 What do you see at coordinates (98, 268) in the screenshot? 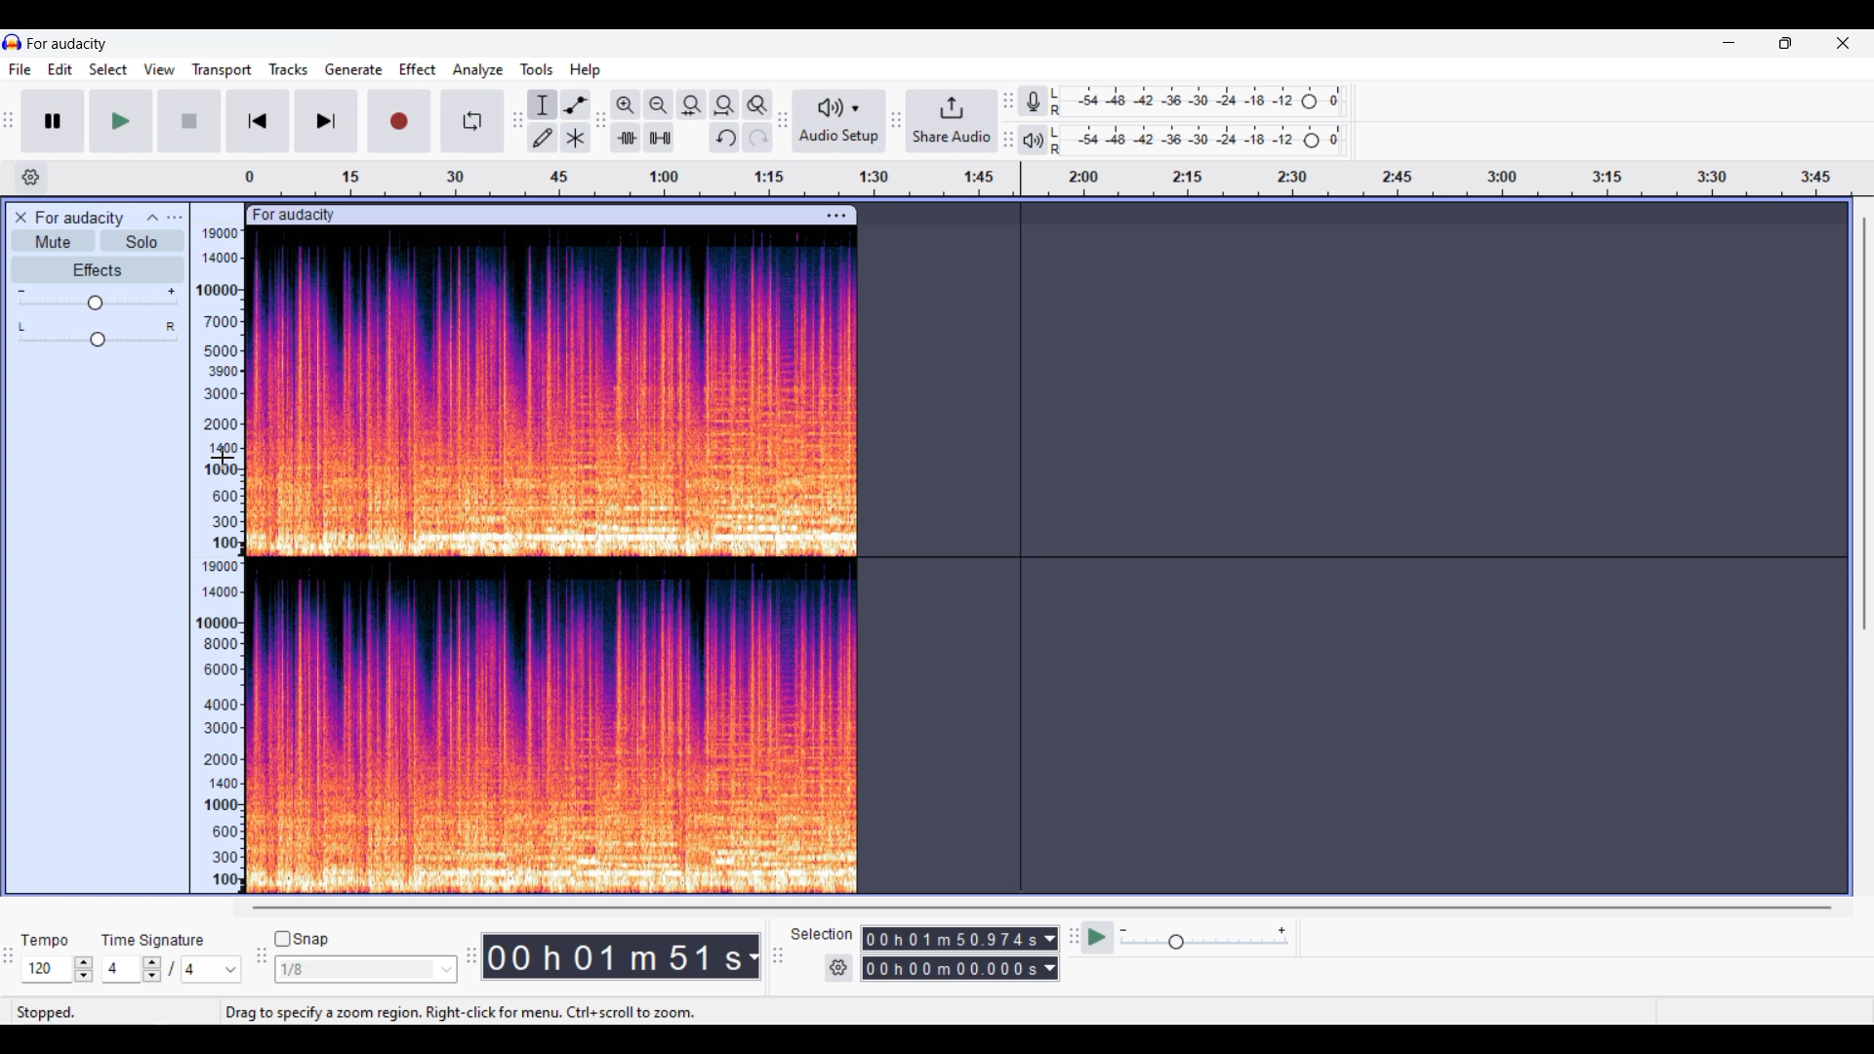
I see `Effects` at bounding box center [98, 268].